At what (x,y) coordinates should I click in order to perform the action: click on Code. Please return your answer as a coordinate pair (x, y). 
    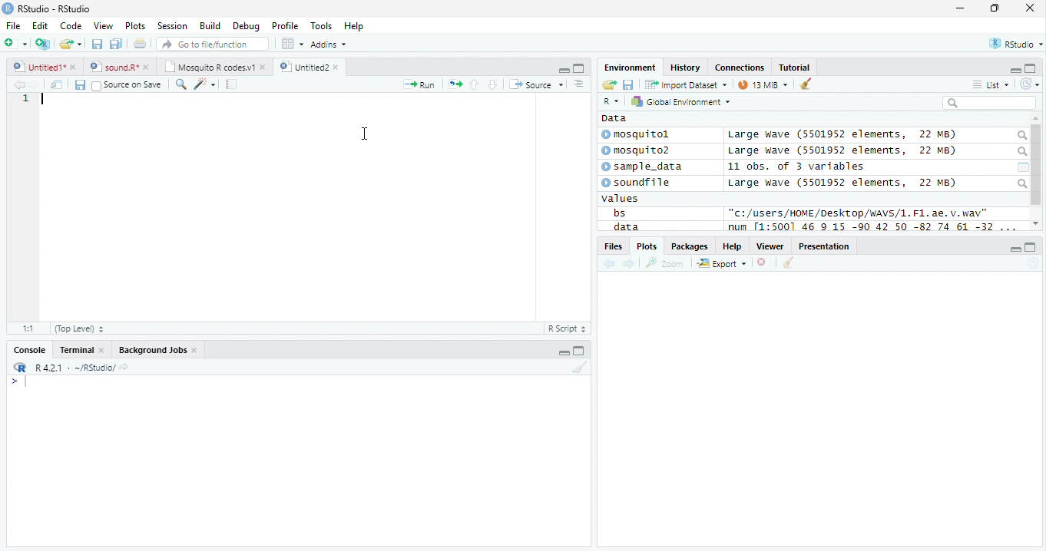
    Looking at the image, I should click on (71, 26).